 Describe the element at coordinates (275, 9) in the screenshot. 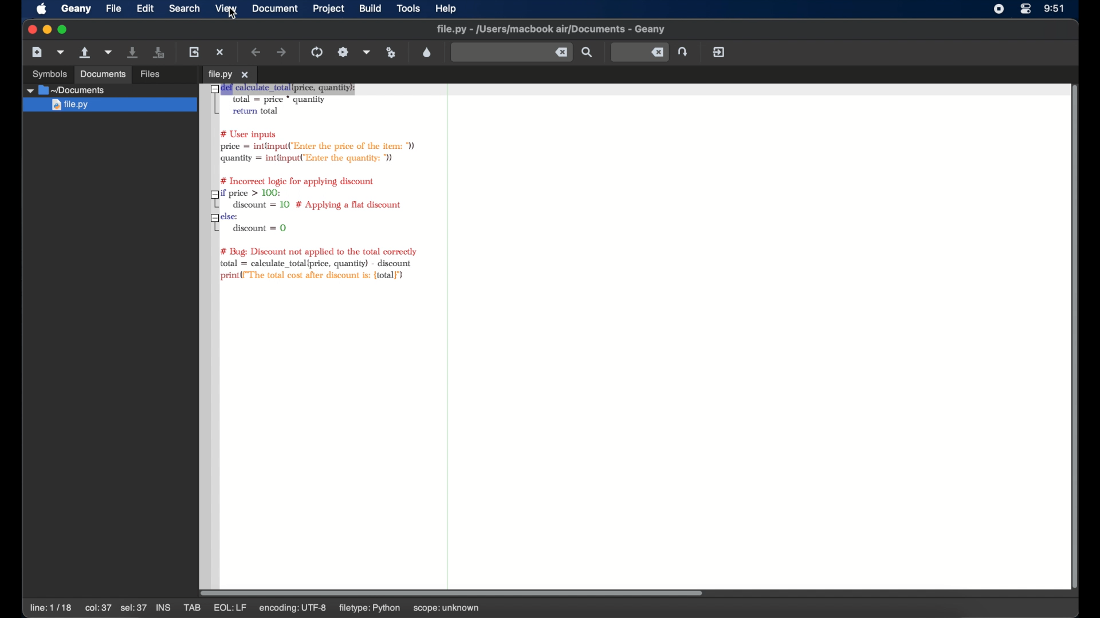

I see `document` at that location.